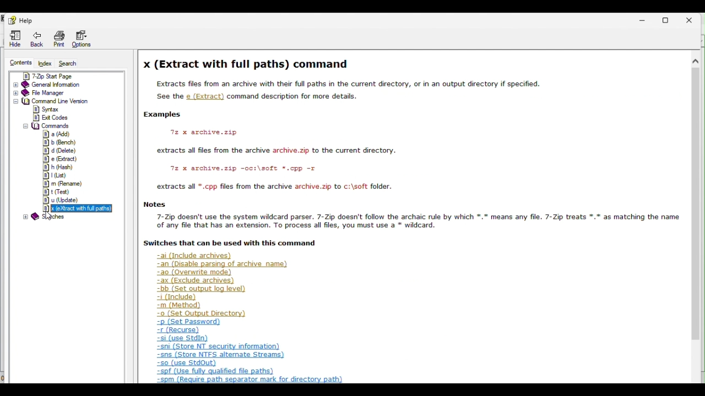  Describe the element at coordinates (53, 125) in the screenshot. I see `Commands` at that location.